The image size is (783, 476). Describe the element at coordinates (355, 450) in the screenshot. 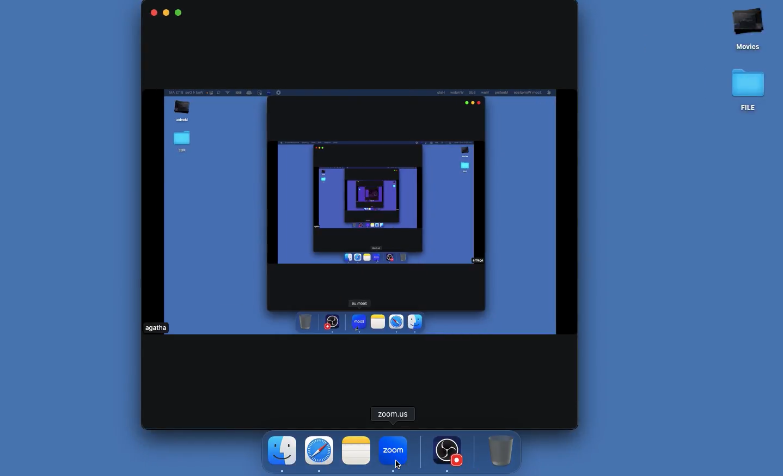

I see `Notes` at that location.